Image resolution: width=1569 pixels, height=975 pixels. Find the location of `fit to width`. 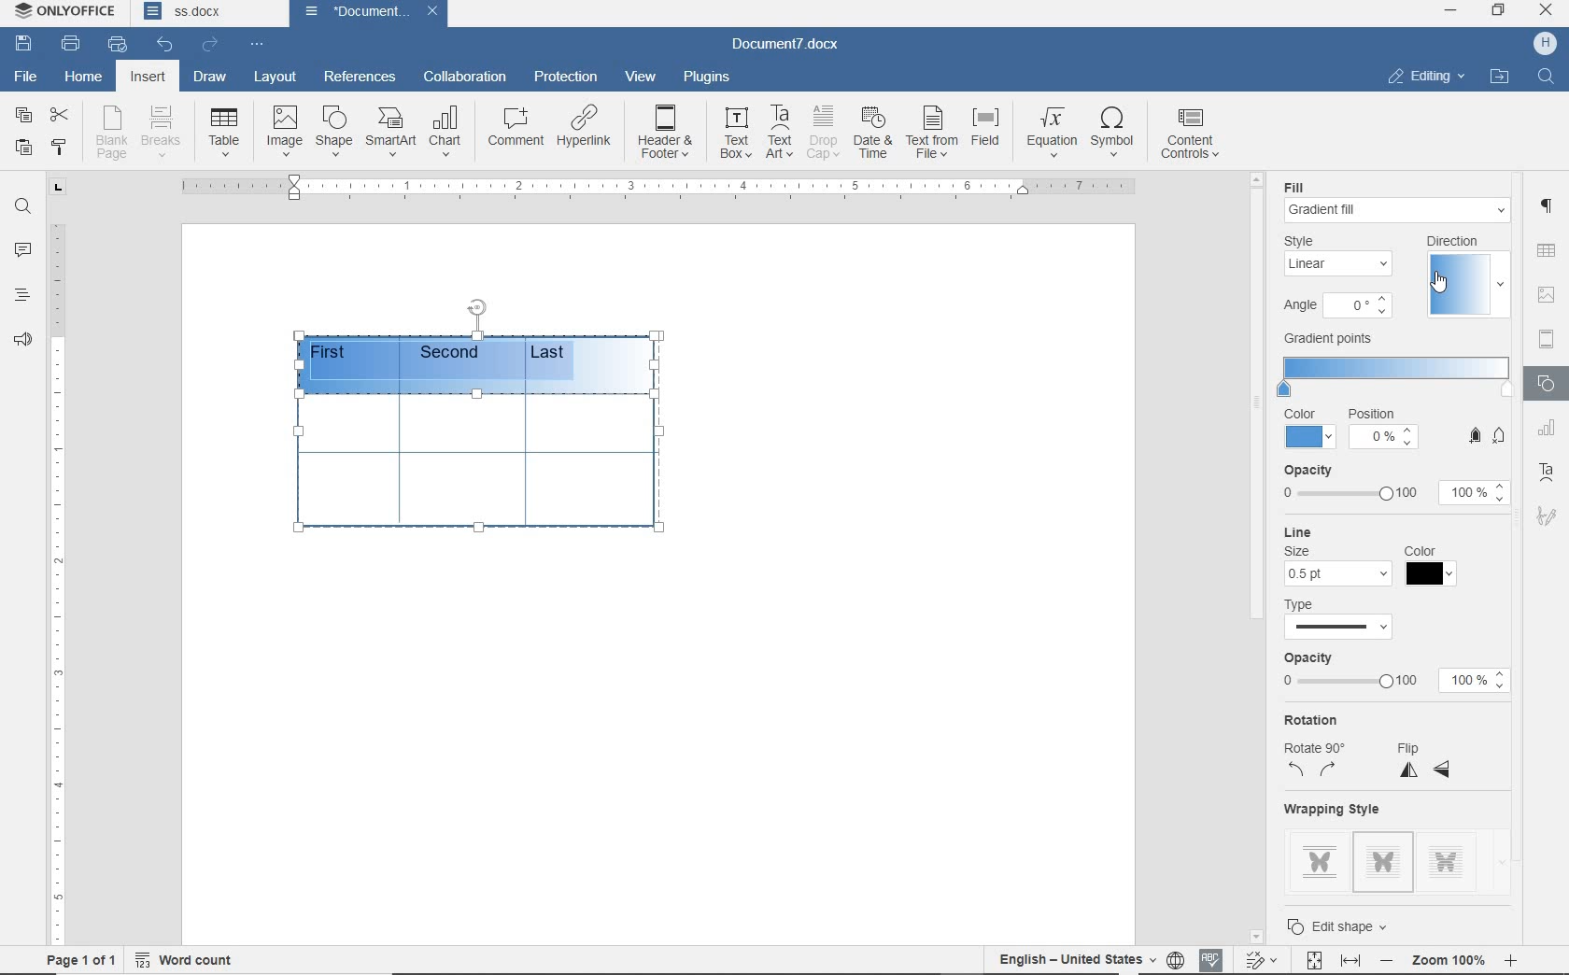

fit to width is located at coordinates (1350, 957).